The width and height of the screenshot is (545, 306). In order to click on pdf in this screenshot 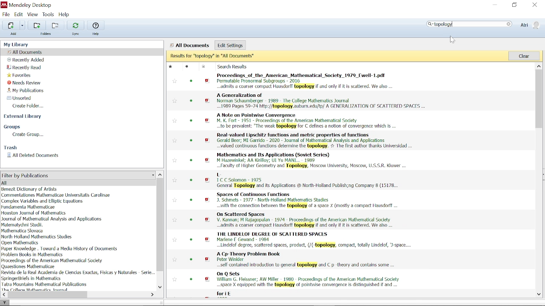, I will do `click(207, 259)`.